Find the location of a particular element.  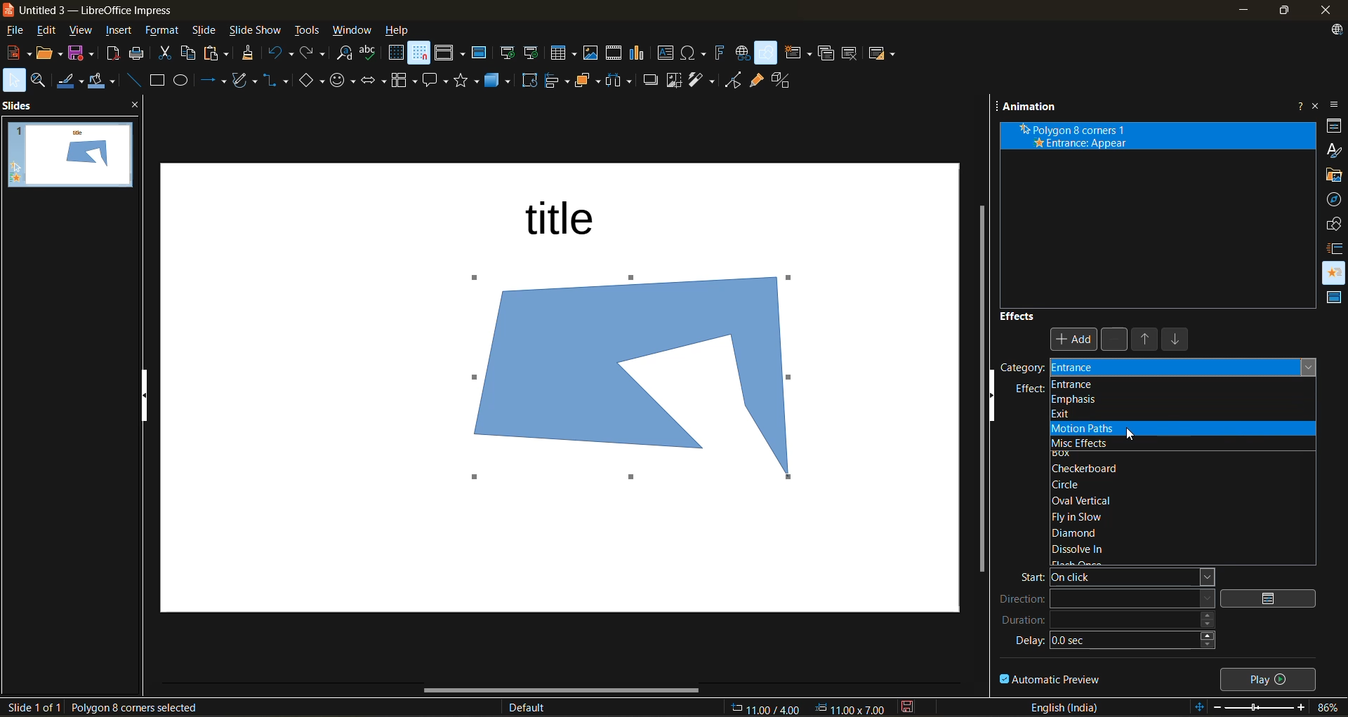

animation effect is located at coordinates (1161, 135).